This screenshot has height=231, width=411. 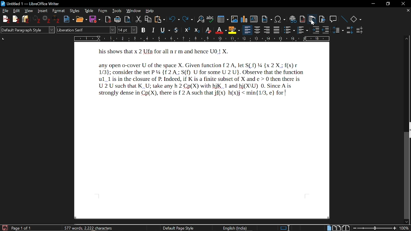 What do you see at coordinates (286, 228) in the screenshot?
I see `standard selection` at bounding box center [286, 228].